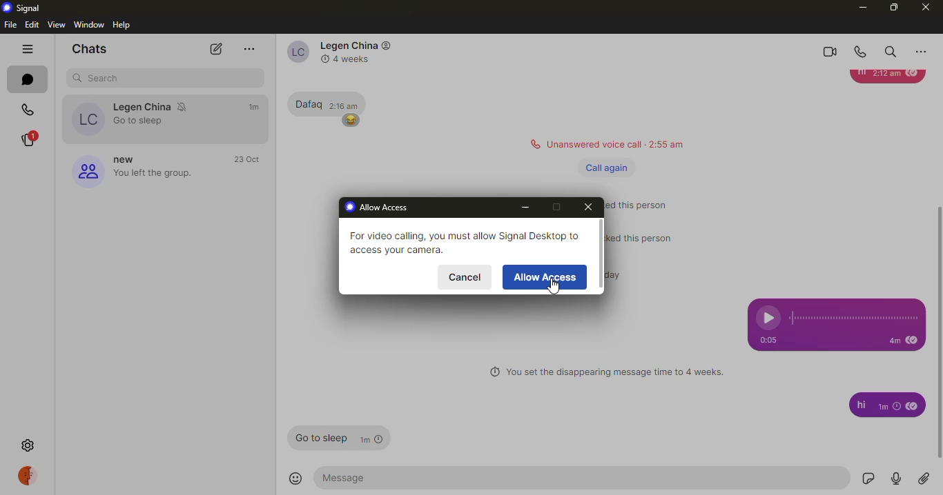 This screenshot has width=943, height=495. Describe the element at coordinates (924, 477) in the screenshot. I see `attach` at that location.